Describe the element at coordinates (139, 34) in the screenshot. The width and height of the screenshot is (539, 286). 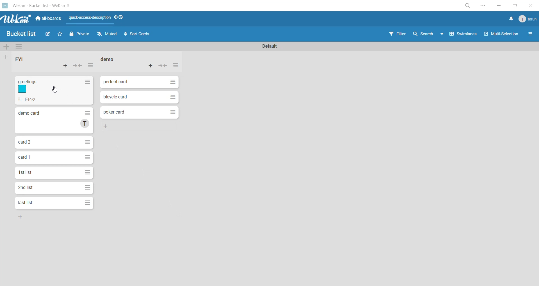
I see `sort cards` at that location.